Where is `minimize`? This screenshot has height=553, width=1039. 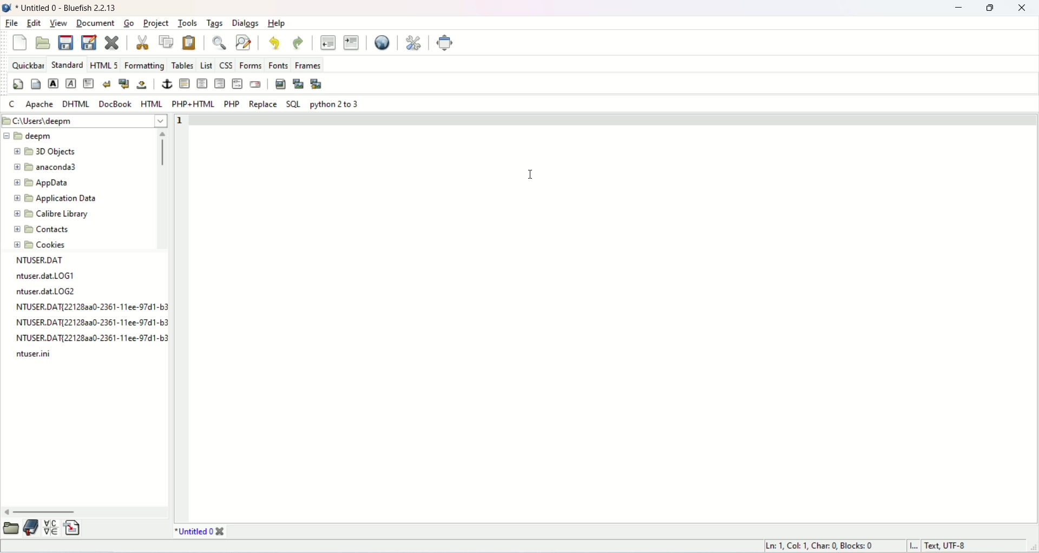 minimize is located at coordinates (953, 10).